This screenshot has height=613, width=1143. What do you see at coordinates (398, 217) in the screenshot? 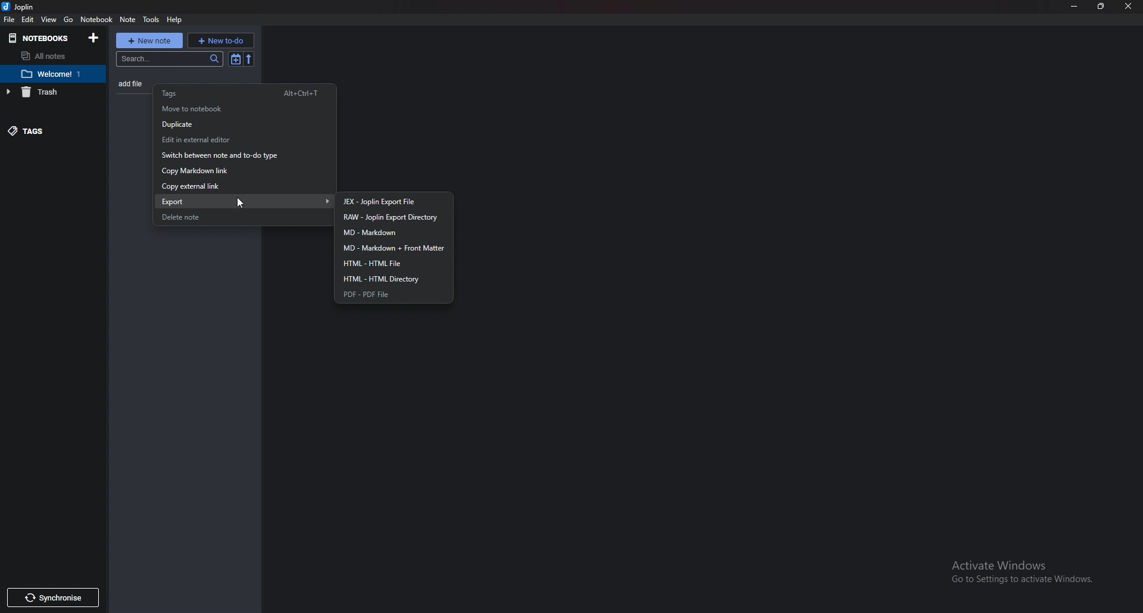
I see `raw` at bounding box center [398, 217].